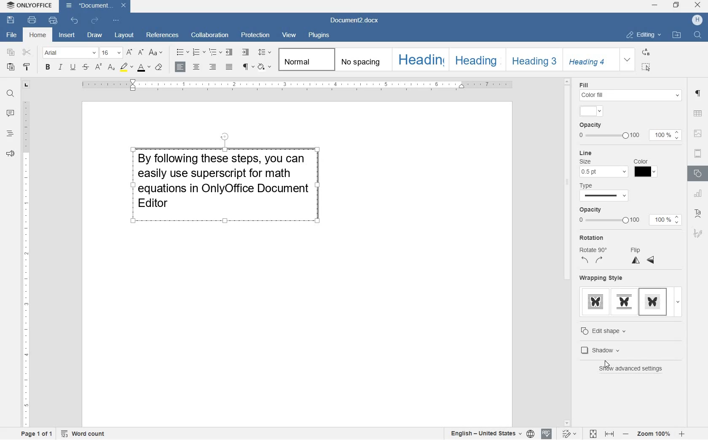 The image size is (708, 440). Describe the element at coordinates (156, 53) in the screenshot. I see `change case` at that location.